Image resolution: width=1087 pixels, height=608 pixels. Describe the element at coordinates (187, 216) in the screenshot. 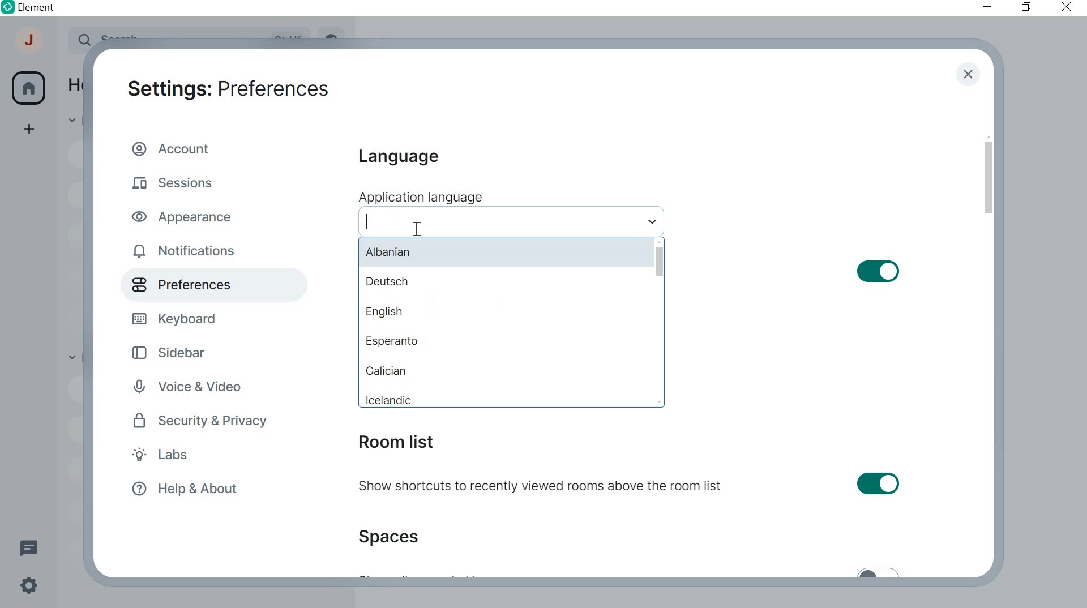

I see `APPEARANCE` at that location.